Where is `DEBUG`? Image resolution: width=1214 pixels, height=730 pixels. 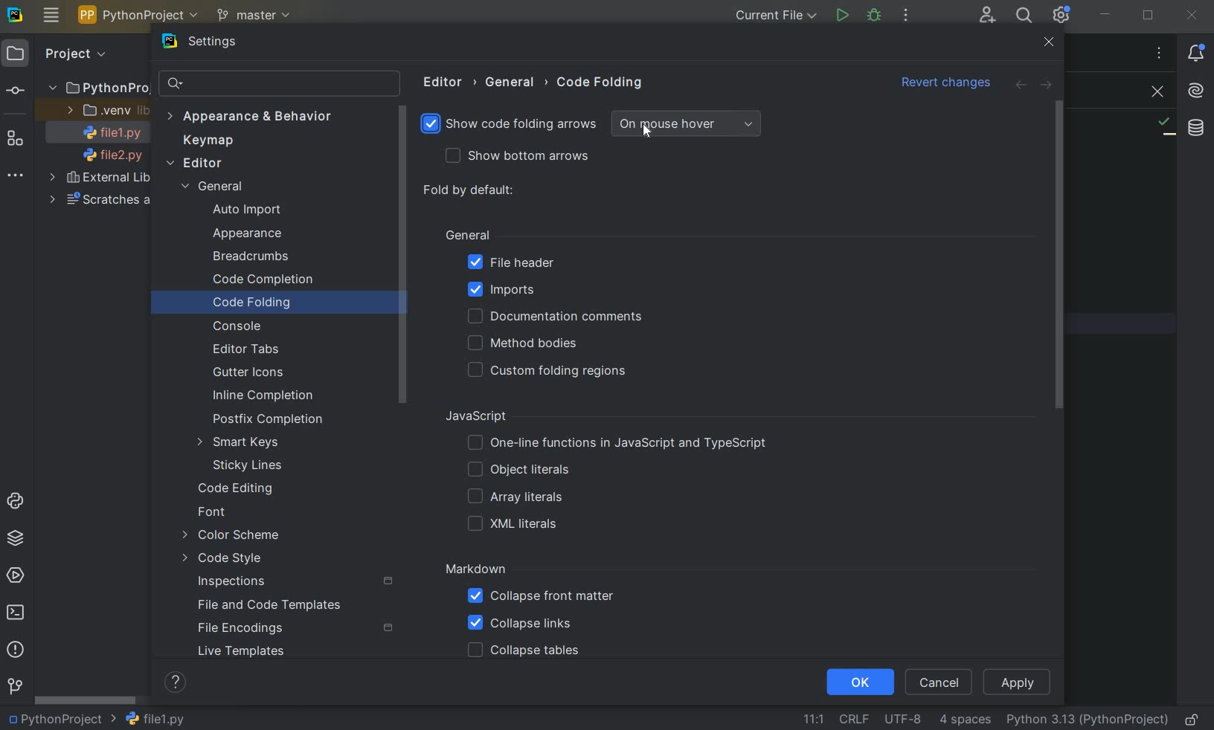
DEBUG is located at coordinates (876, 16).